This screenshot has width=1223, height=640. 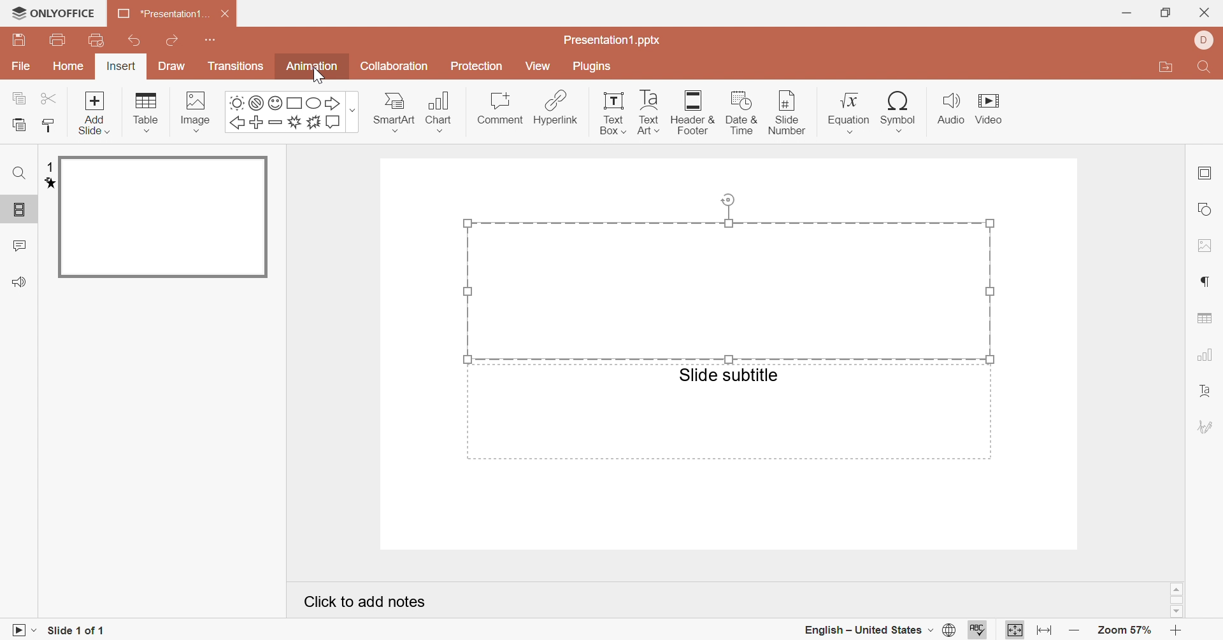 I want to click on Cursor, so click(x=319, y=76).